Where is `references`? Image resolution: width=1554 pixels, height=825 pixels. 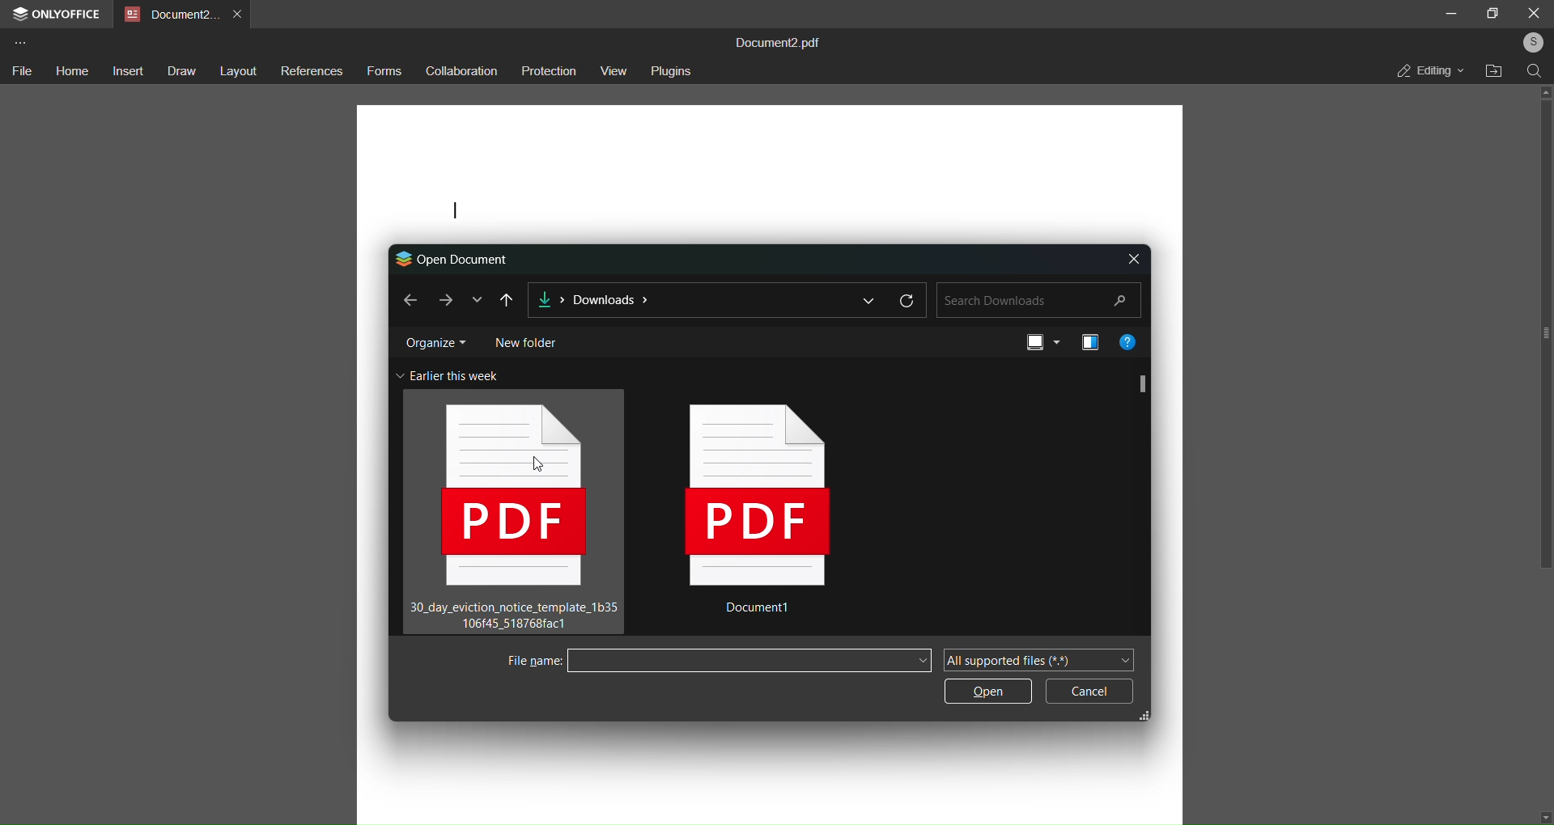 references is located at coordinates (312, 73).